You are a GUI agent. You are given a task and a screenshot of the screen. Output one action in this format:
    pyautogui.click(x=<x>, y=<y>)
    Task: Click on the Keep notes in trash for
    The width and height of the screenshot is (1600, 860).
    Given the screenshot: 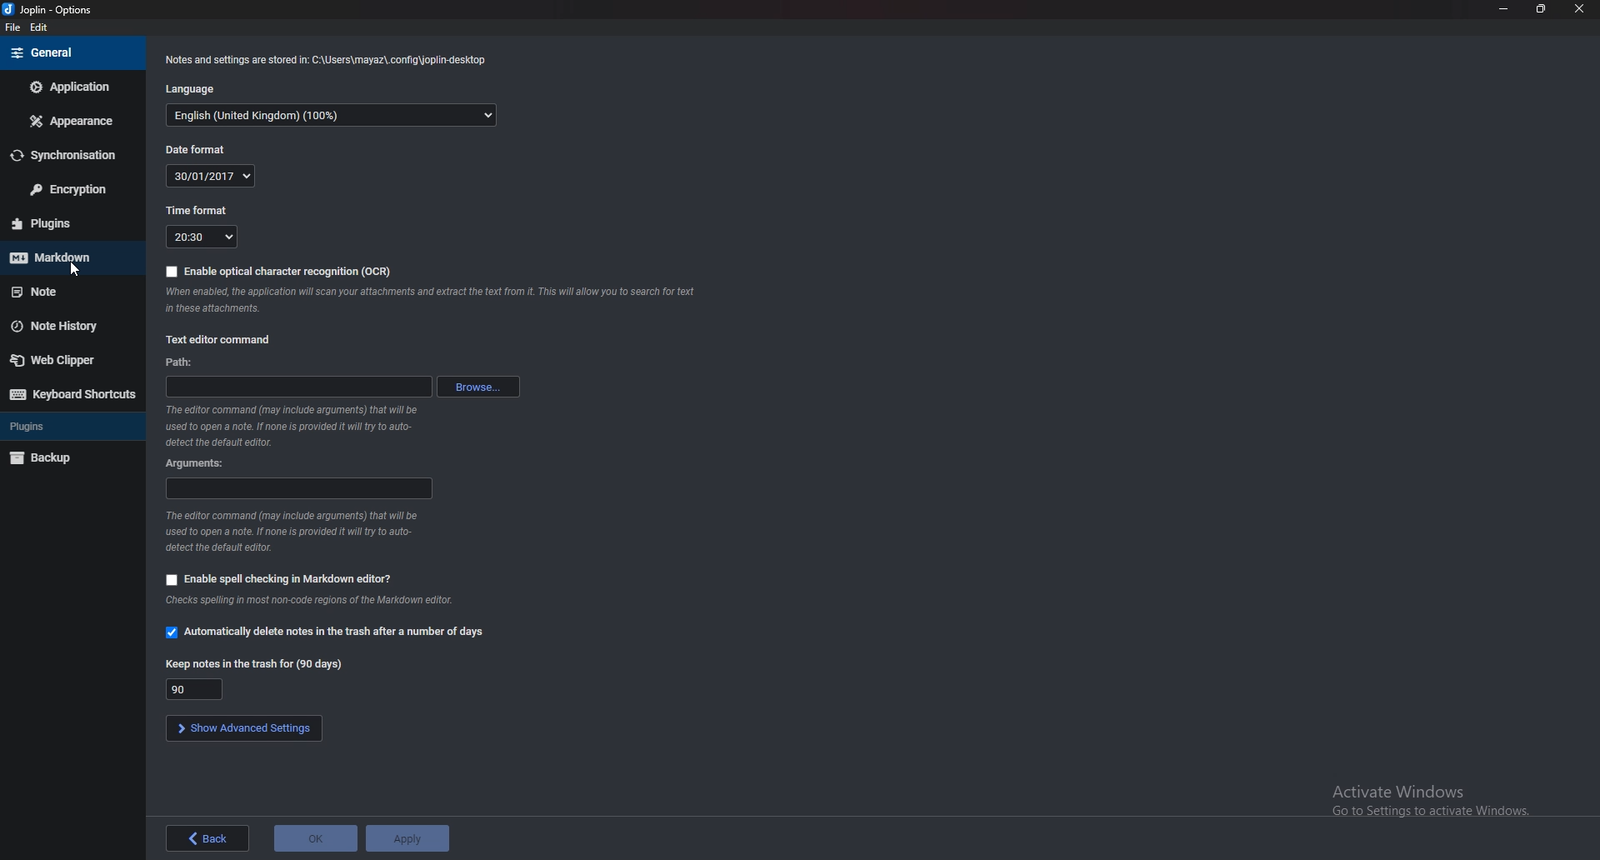 What is the action you would take?
    pyautogui.click(x=197, y=689)
    